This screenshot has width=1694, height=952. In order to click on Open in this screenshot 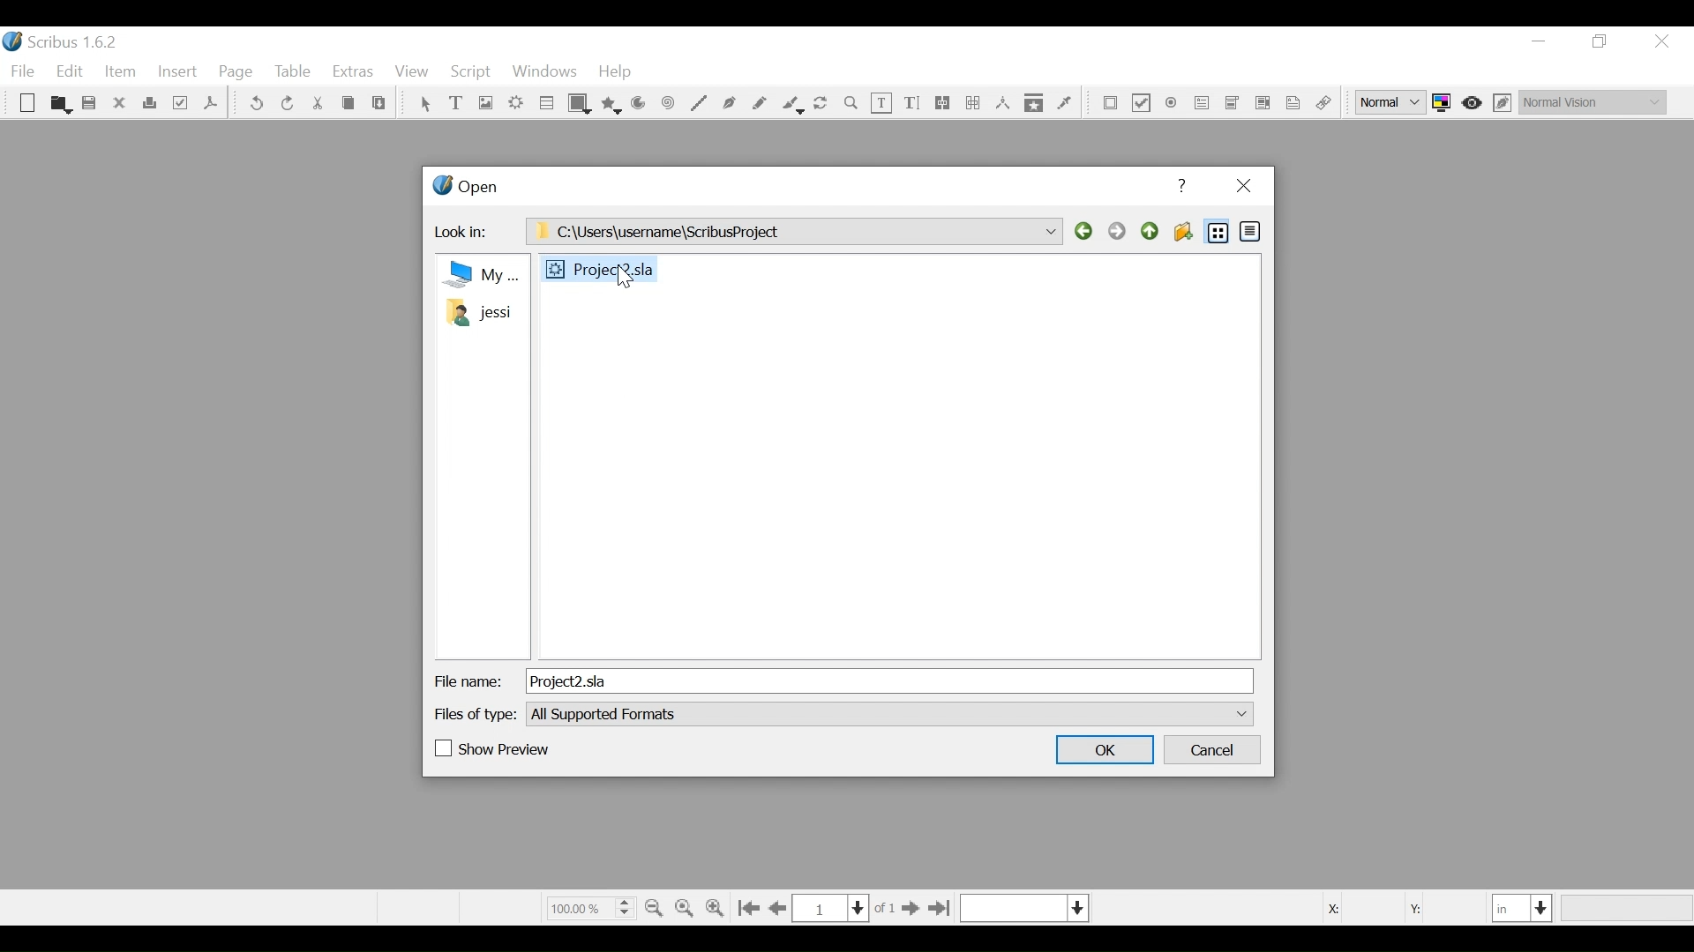, I will do `click(464, 189)`.